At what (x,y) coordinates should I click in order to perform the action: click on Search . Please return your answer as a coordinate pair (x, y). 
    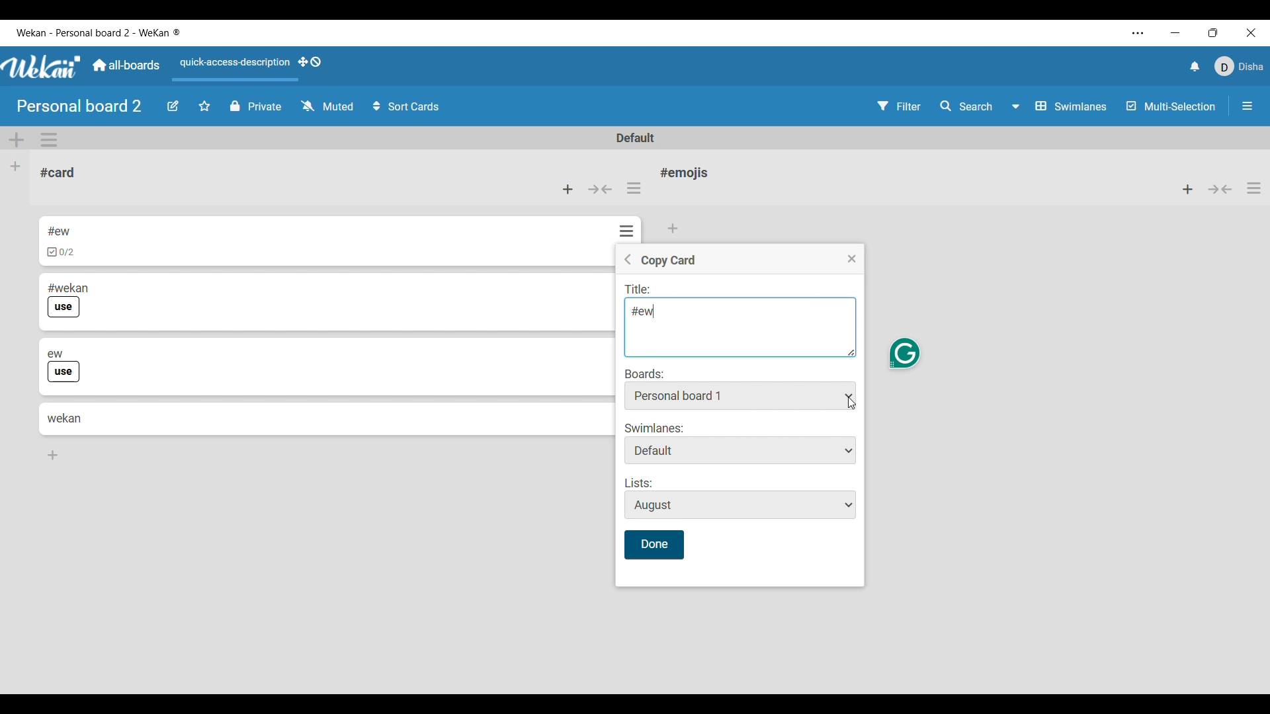
    Looking at the image, I should click on (966, 106).